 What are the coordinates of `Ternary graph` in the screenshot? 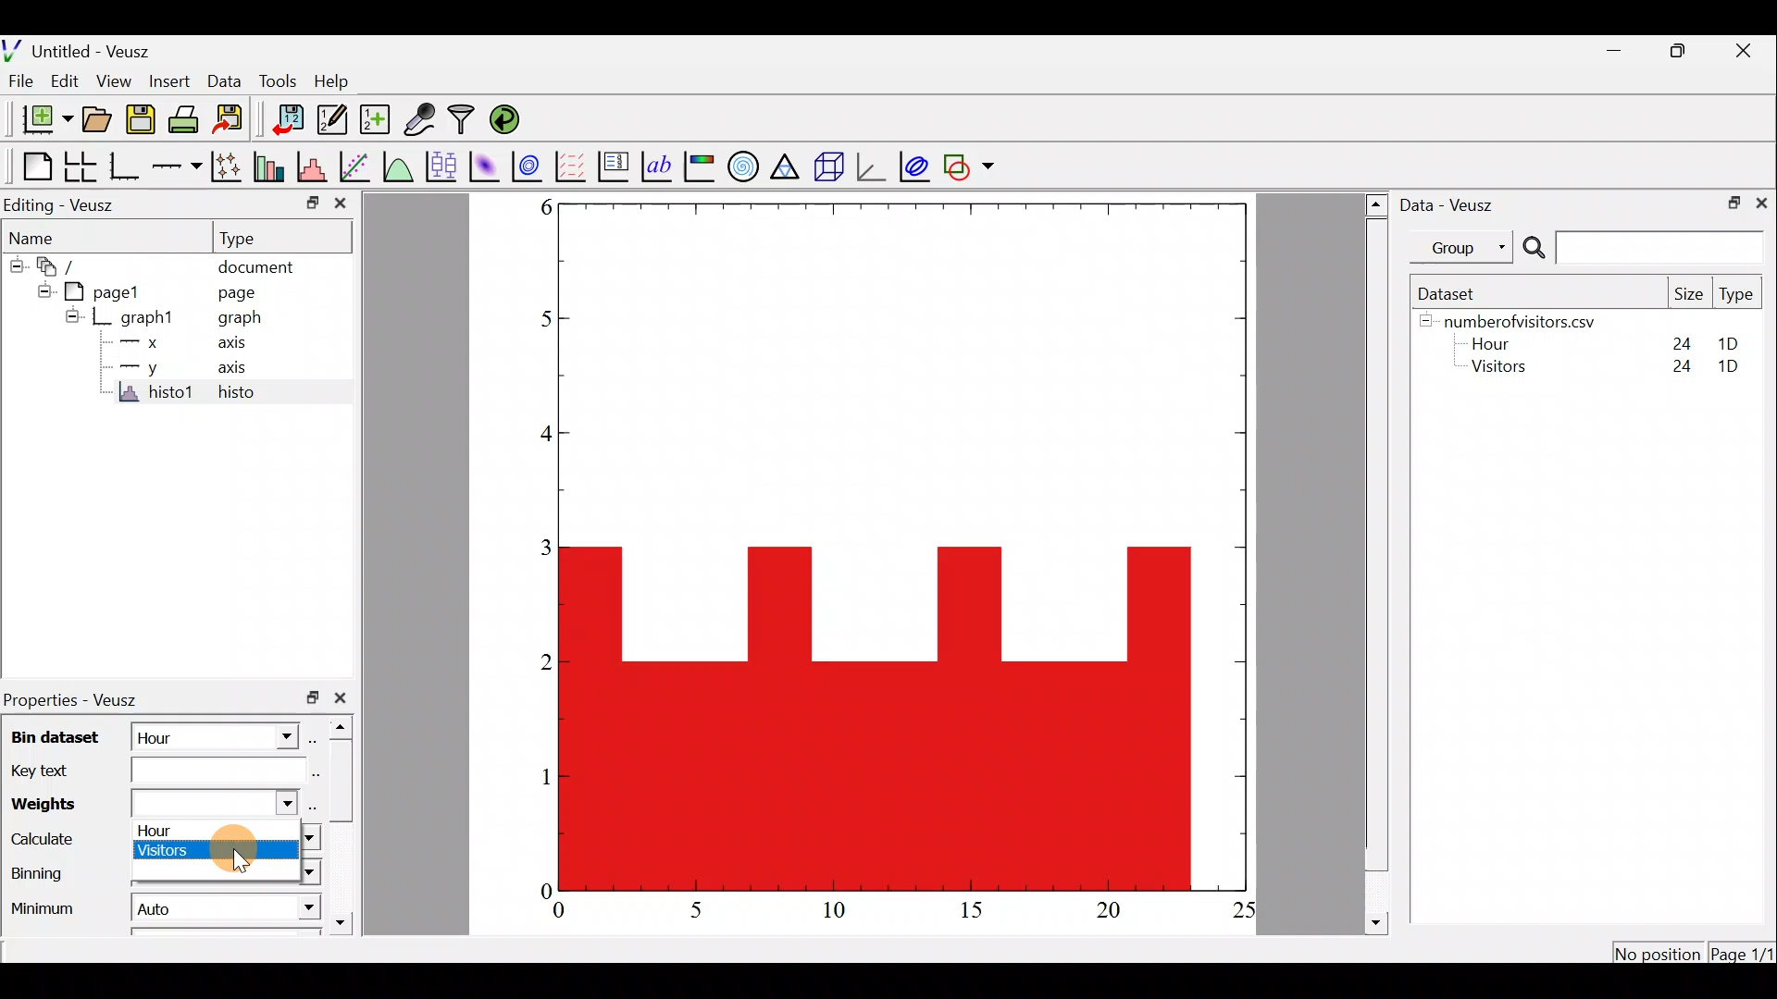 It's located at (783, 168).